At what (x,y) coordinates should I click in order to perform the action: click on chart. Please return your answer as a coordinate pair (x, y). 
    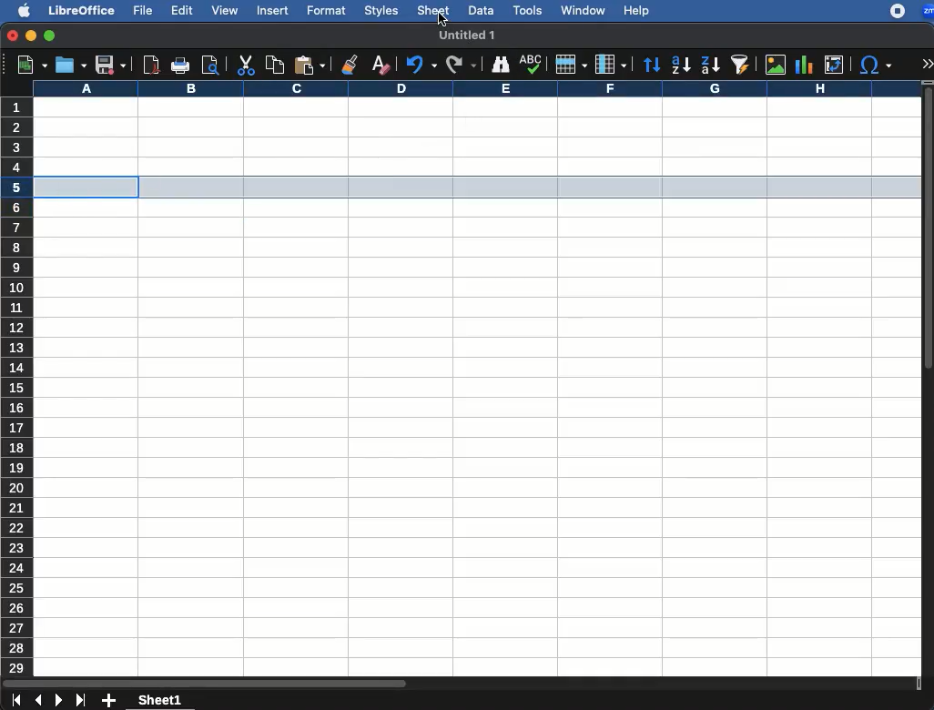
    Looking at the image, I should click on (807, 64).